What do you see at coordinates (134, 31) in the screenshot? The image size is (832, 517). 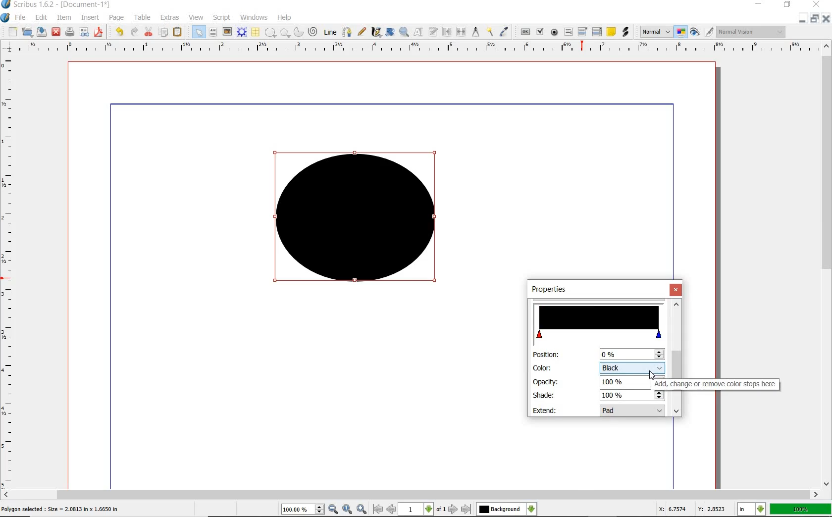 I see `REDO` at bounding box center [134, 31].